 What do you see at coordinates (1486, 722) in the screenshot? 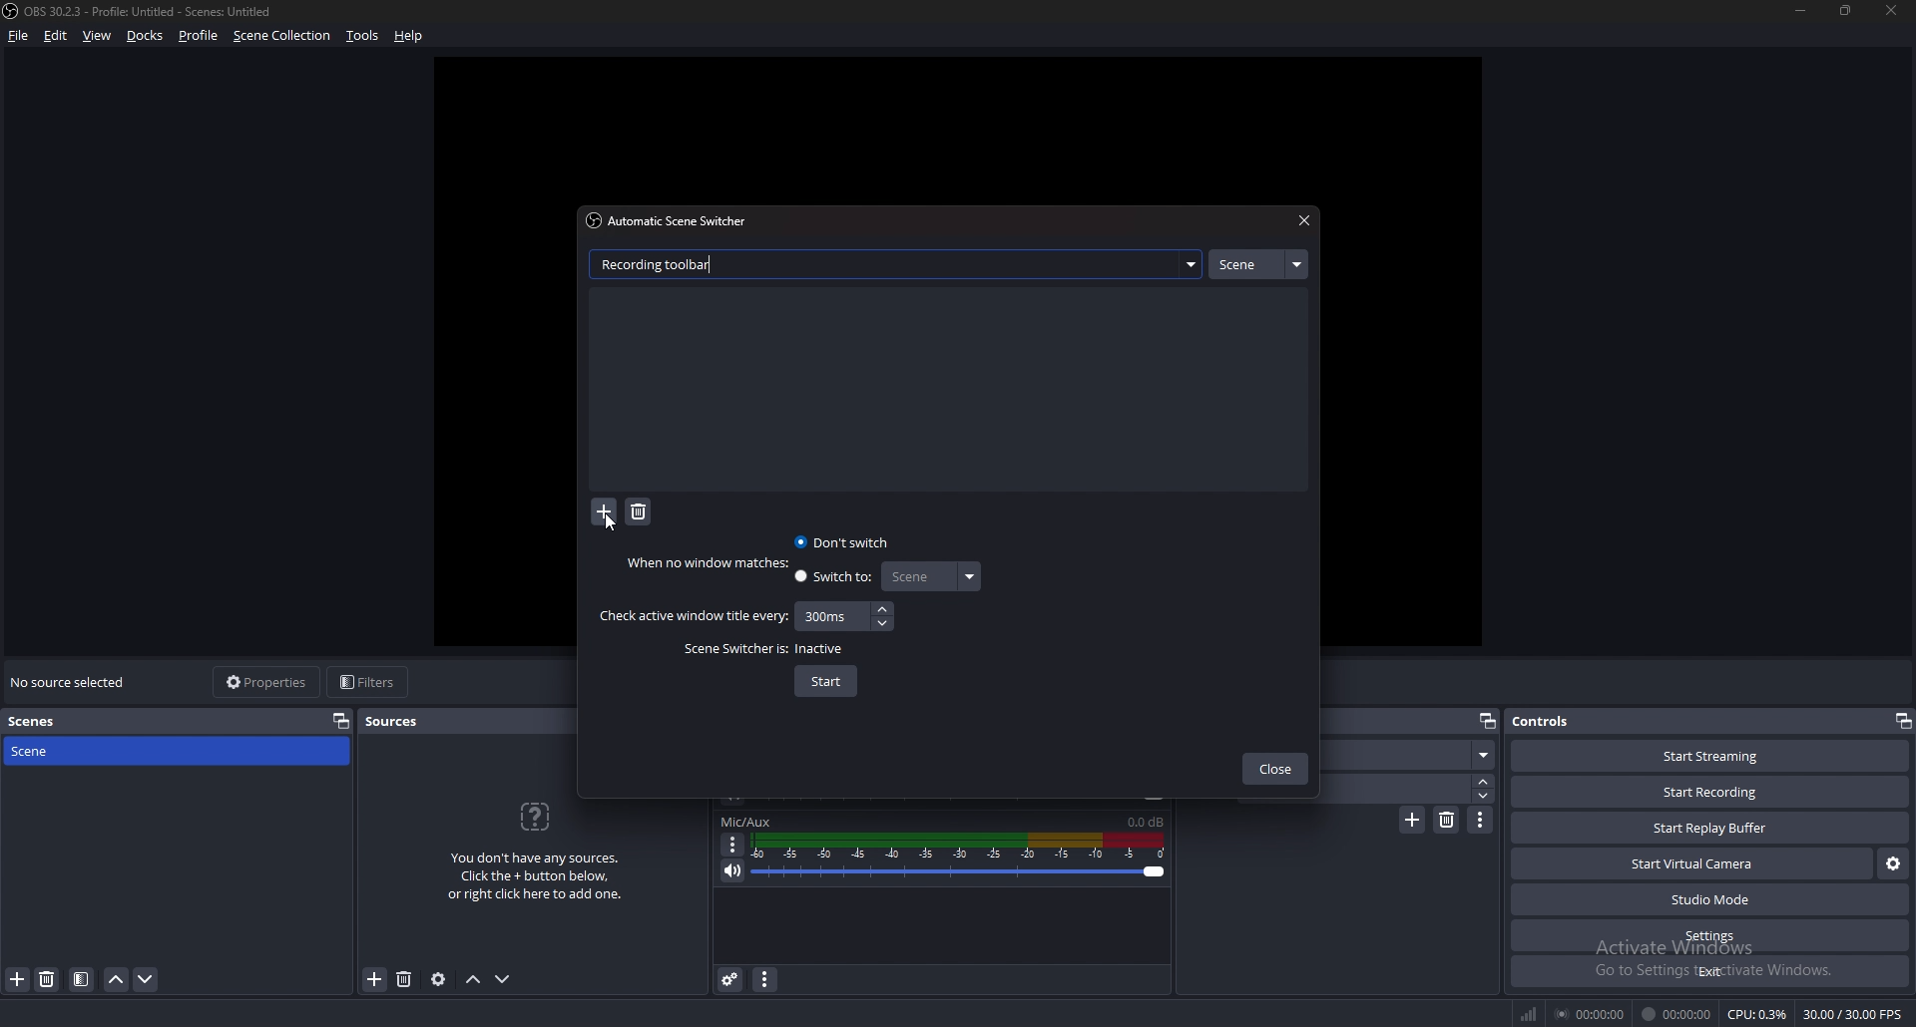
I see `pop out` at bounding box center [1486, 722].